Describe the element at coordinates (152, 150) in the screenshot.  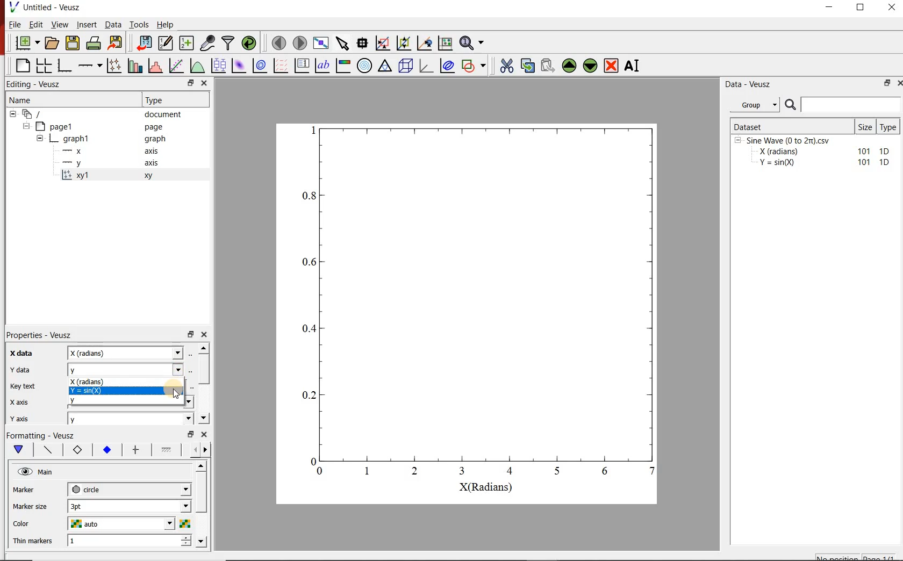
I see `axis` at that location.